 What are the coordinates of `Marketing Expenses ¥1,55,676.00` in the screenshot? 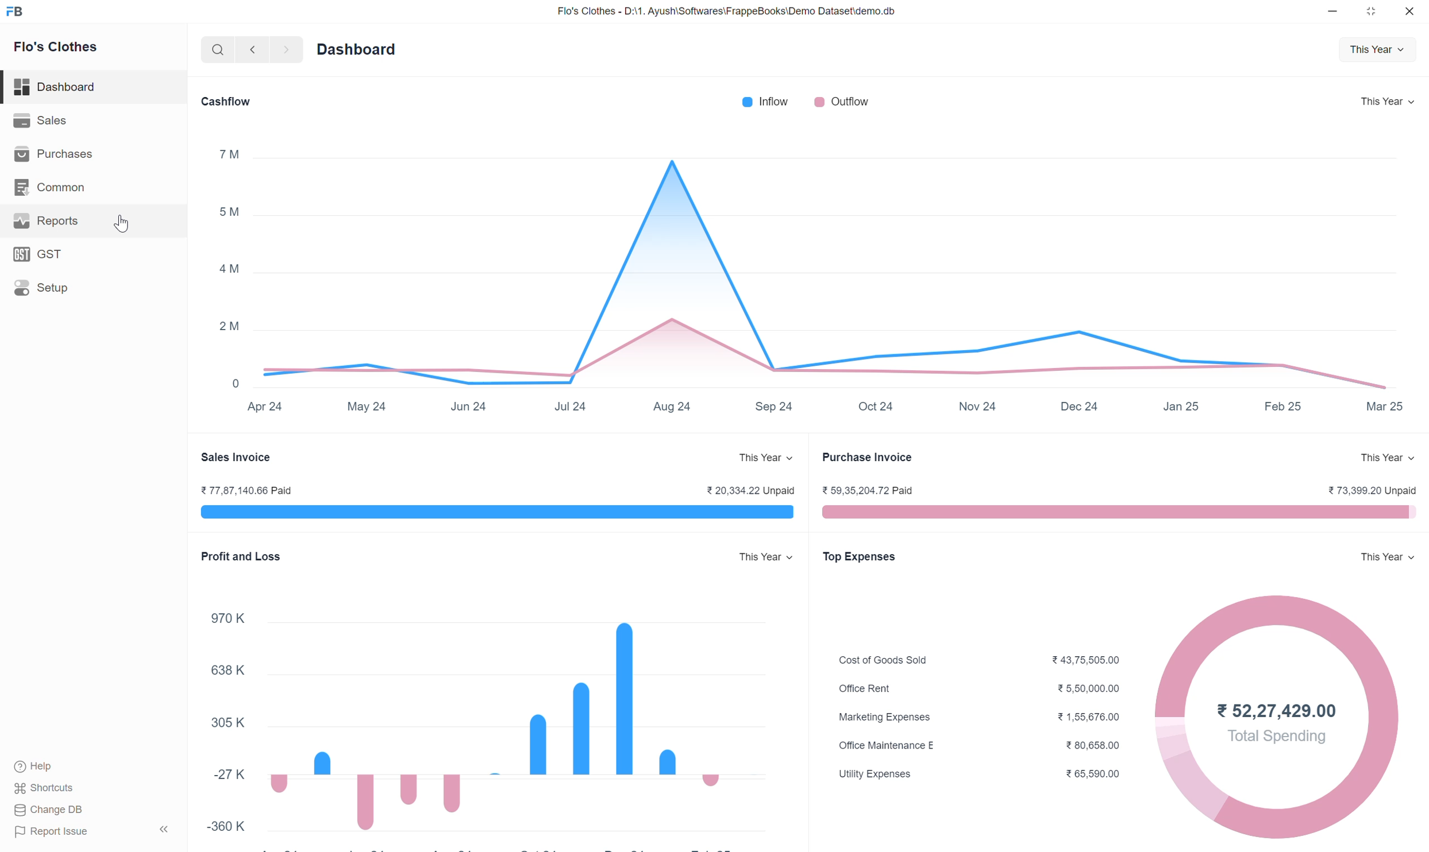 It's located at (987, 717).